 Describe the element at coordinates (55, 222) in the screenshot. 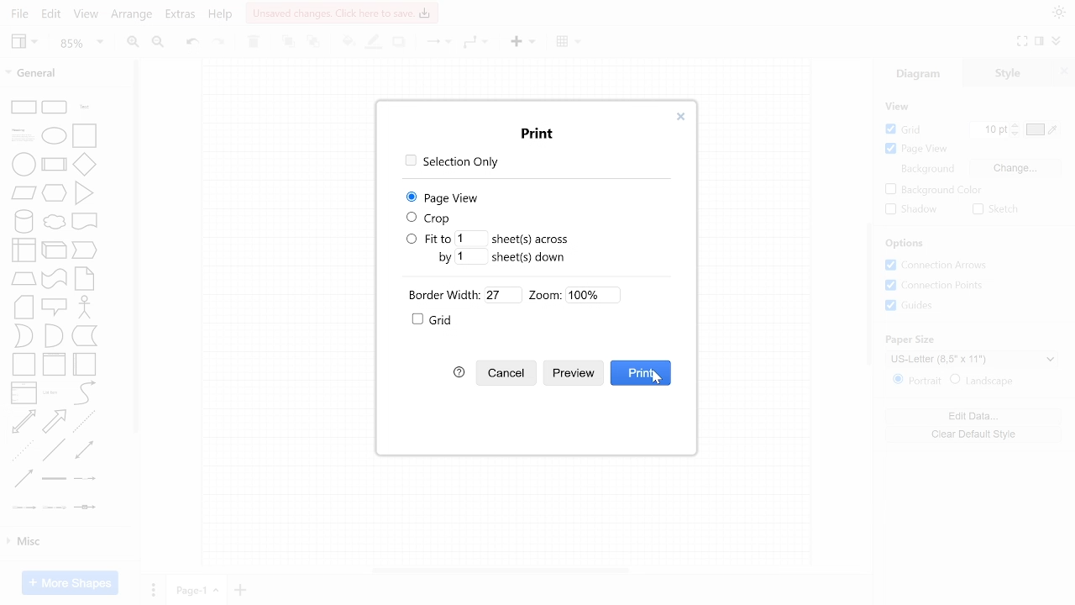

I see `Cloud` at that location.